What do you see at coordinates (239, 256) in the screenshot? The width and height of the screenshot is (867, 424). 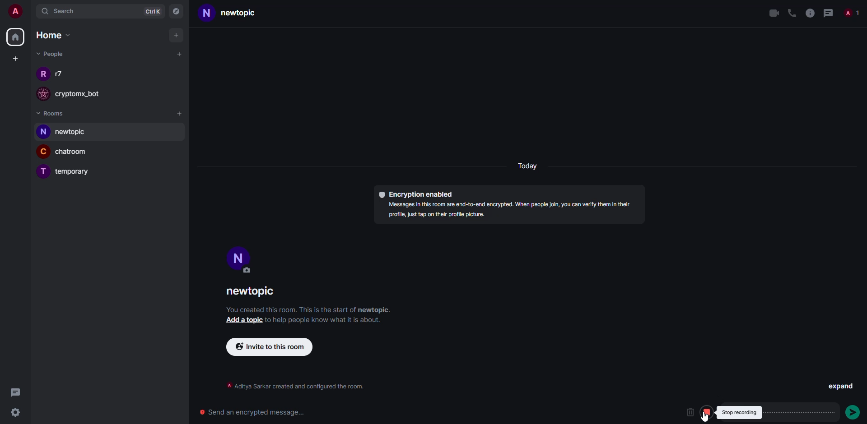 I see `profile` at bounding box center [239, 256].